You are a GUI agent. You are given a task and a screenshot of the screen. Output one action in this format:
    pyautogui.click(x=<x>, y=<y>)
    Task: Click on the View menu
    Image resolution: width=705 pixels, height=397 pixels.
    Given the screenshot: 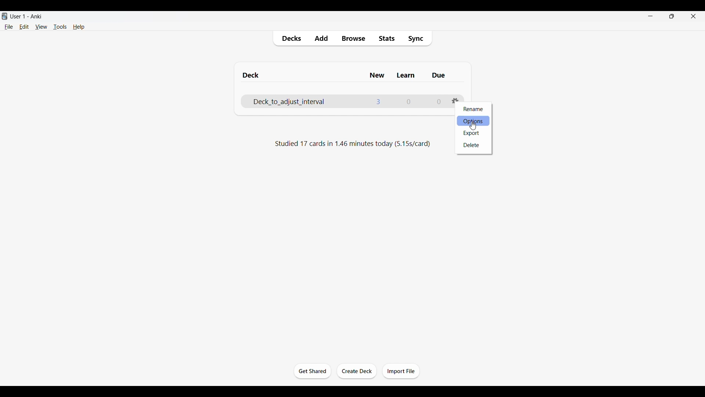 What is the action you would take?
    pyautogui.click(x=41, y=27)
    